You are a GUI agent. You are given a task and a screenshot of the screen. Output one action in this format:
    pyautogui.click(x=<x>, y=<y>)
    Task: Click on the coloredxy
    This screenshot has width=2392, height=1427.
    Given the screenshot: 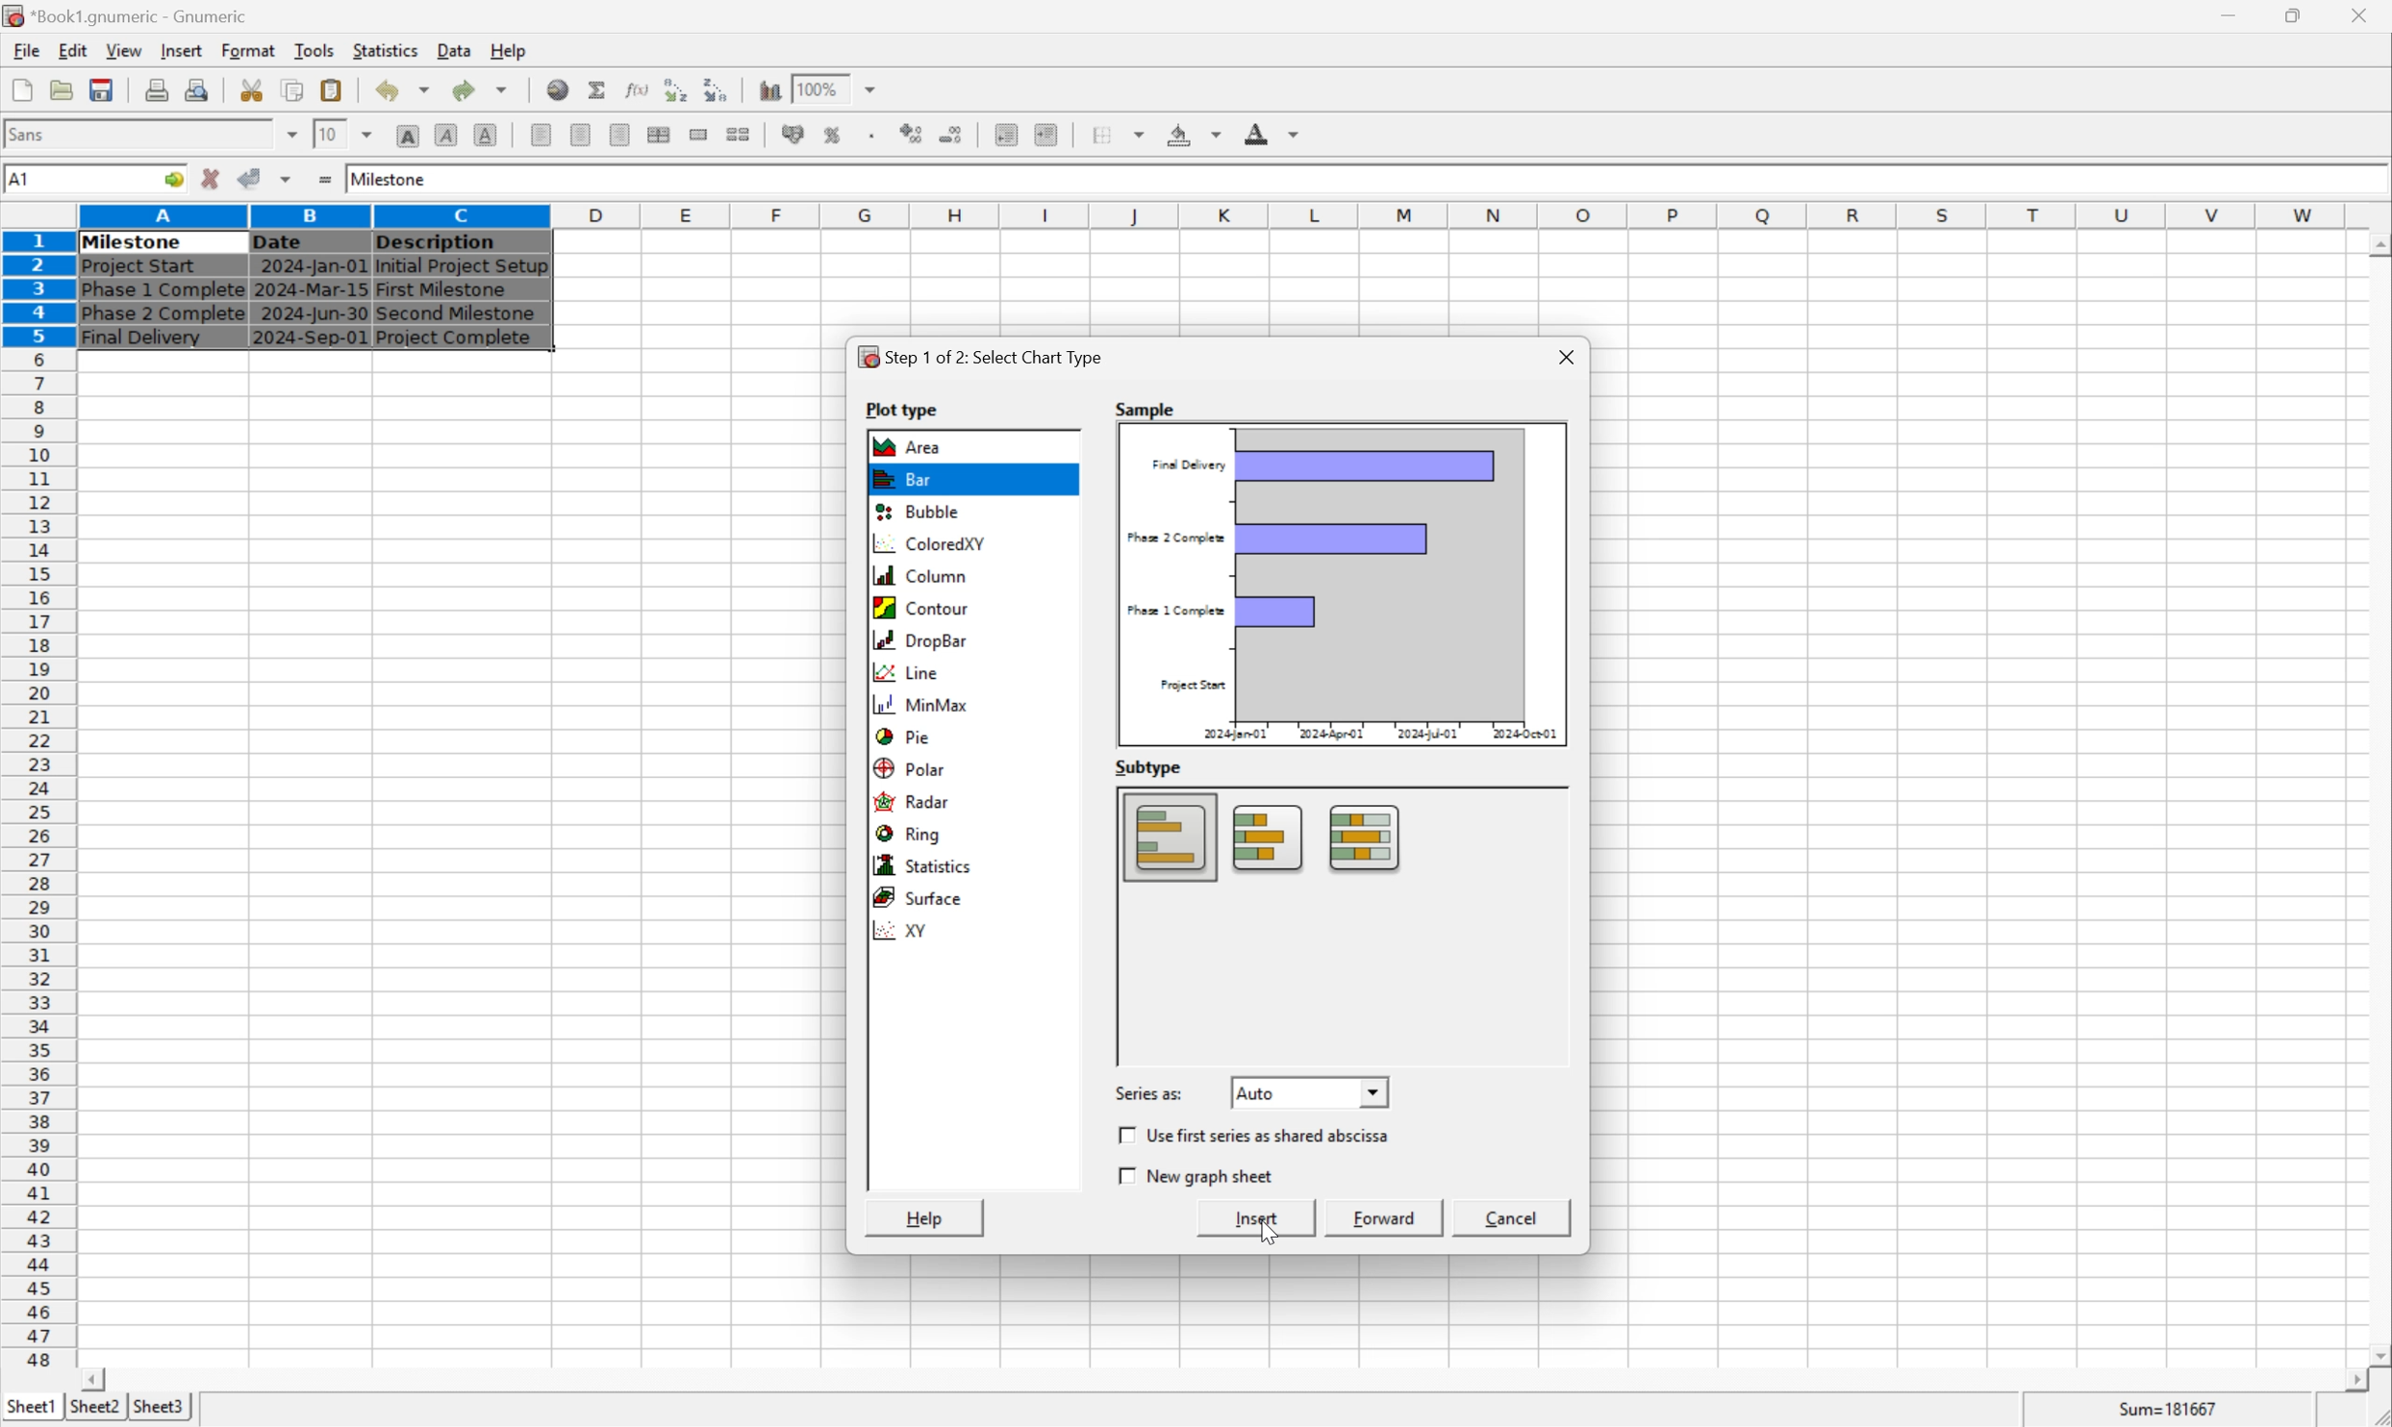 What is the action you would take?
    pyautogui.click(x=927, y=546)
    